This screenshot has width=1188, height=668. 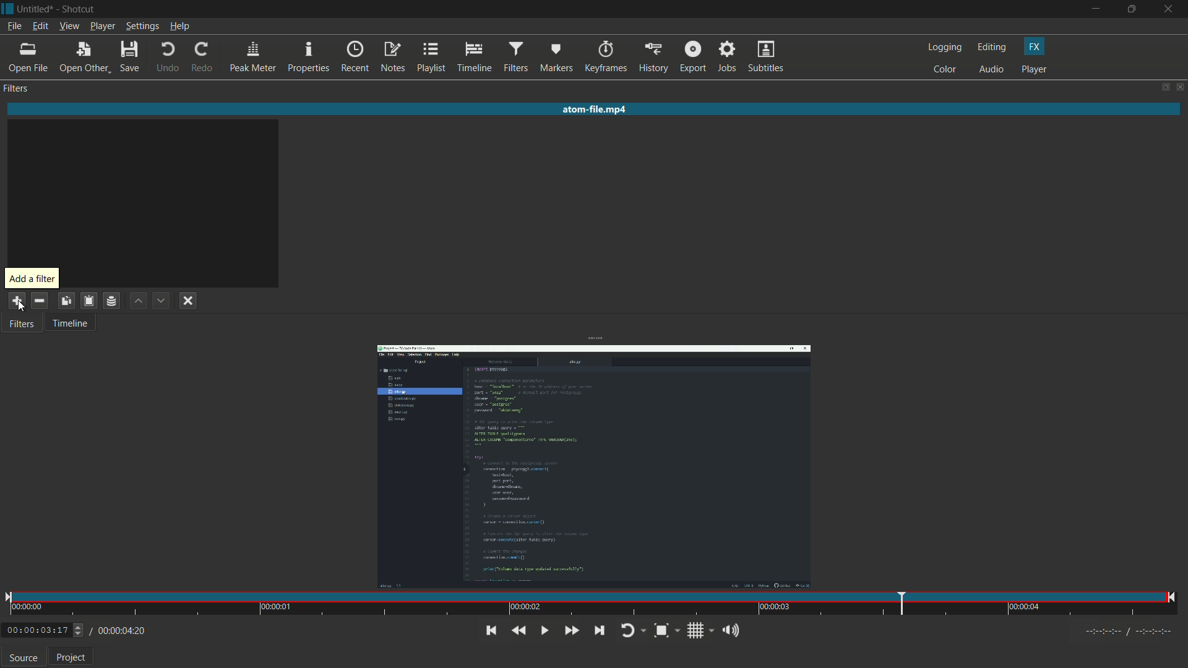 What do you see at coordinates (166, 56) in the screenshot?
I see `undo` at bounding box center [166, 56].